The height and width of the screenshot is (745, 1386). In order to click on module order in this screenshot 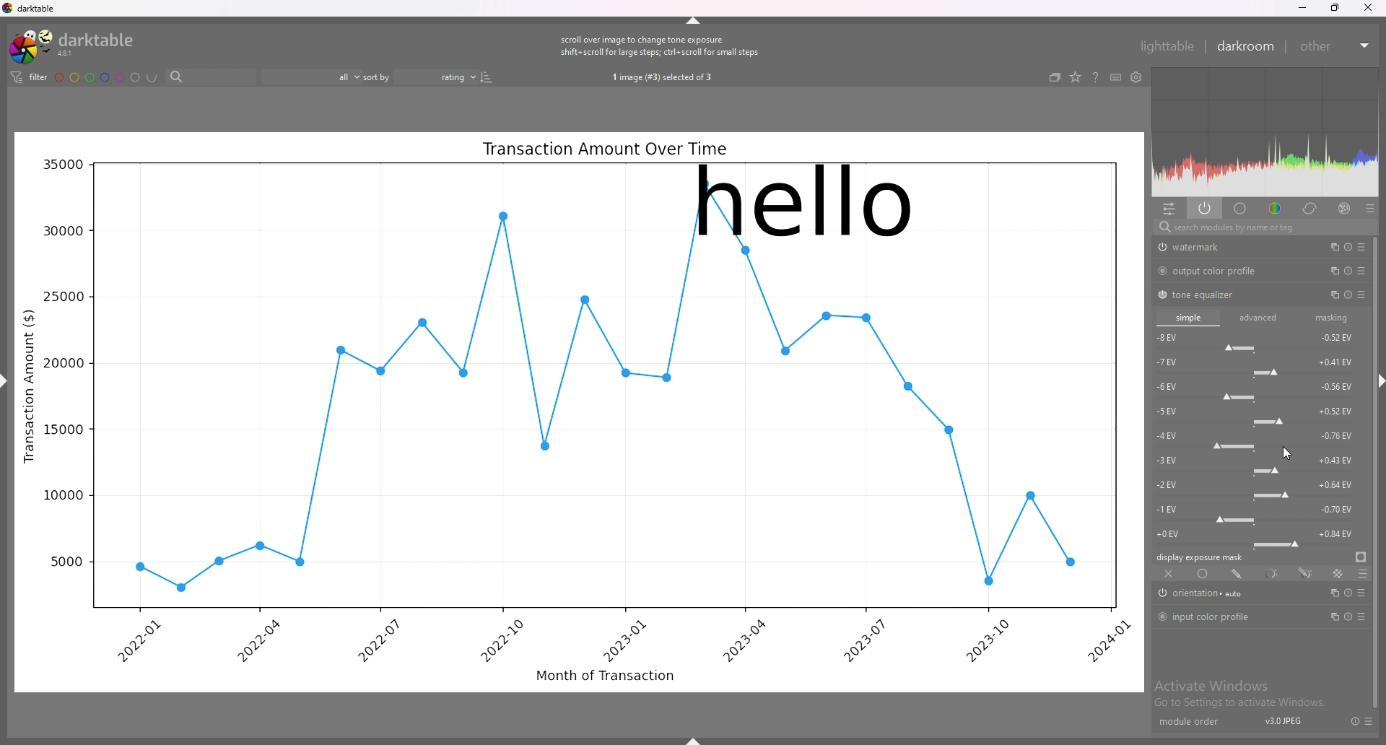, I will do `click(1192, 722)`.